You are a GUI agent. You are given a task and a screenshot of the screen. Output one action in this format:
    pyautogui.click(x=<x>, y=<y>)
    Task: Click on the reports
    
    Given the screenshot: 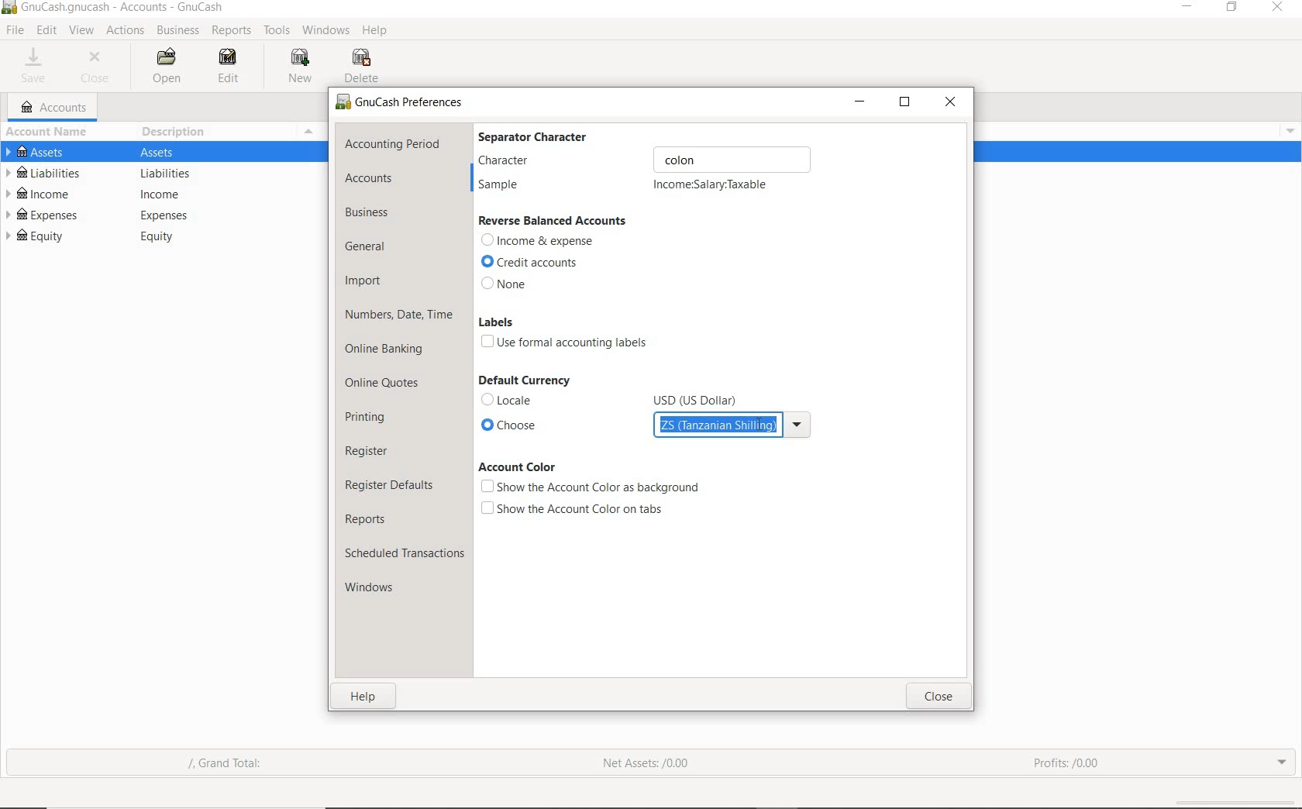 What is the action you would take?
    pyautogui.click(x=370, y=518)
    